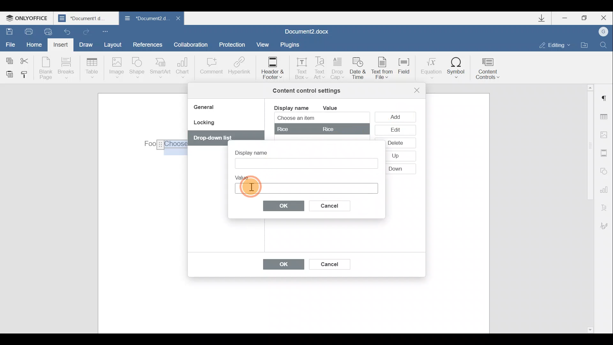 The width and height of the screenshot is (613, 345). What do you see at coordinates (544, 18) in the screenshot?
I see `Downloads` at bounding box center [544, 18].